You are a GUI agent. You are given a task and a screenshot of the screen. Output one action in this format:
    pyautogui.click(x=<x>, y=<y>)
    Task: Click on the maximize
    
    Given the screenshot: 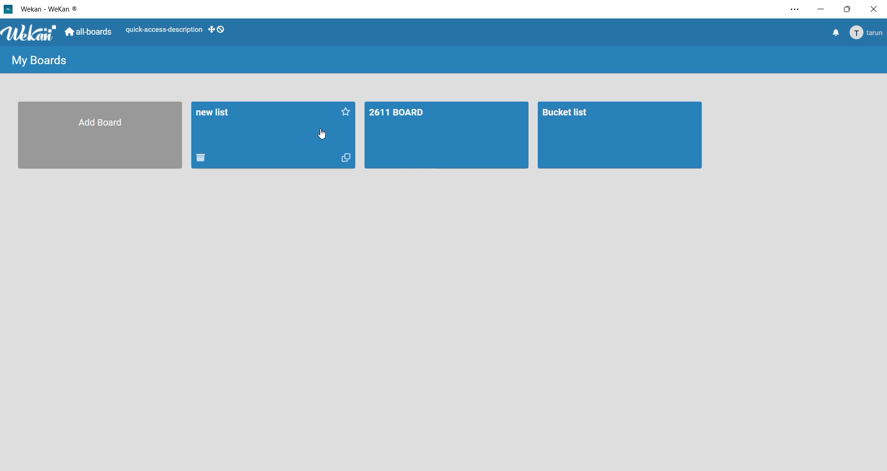 What is the action you would take?
    pyautogui.click(x=848, y=9)
    